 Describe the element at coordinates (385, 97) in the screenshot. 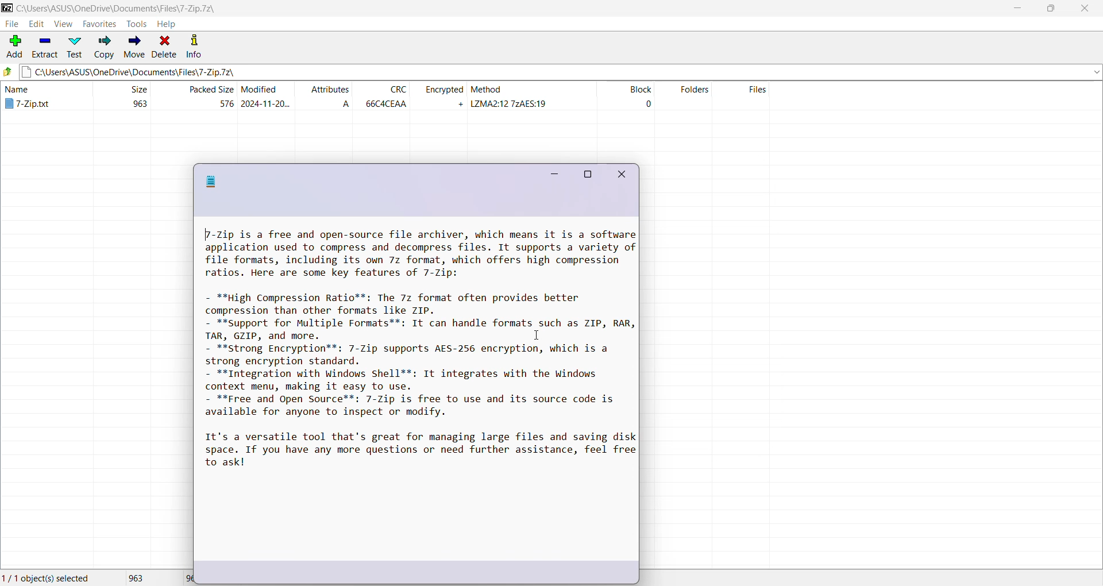

I see `CRC` at that location.